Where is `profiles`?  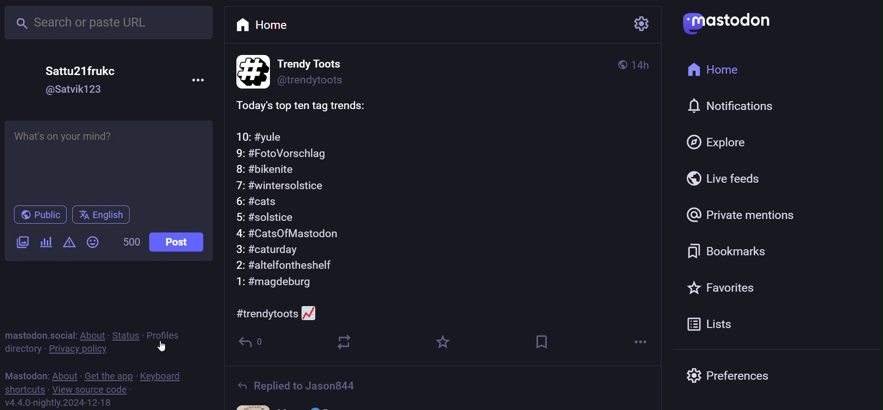
profiles is located at coordinates (166, 334).